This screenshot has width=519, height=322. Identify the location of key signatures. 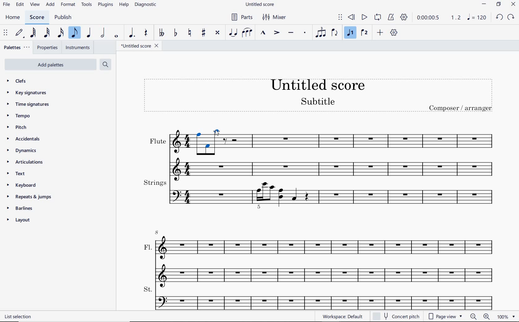
(28, 94).